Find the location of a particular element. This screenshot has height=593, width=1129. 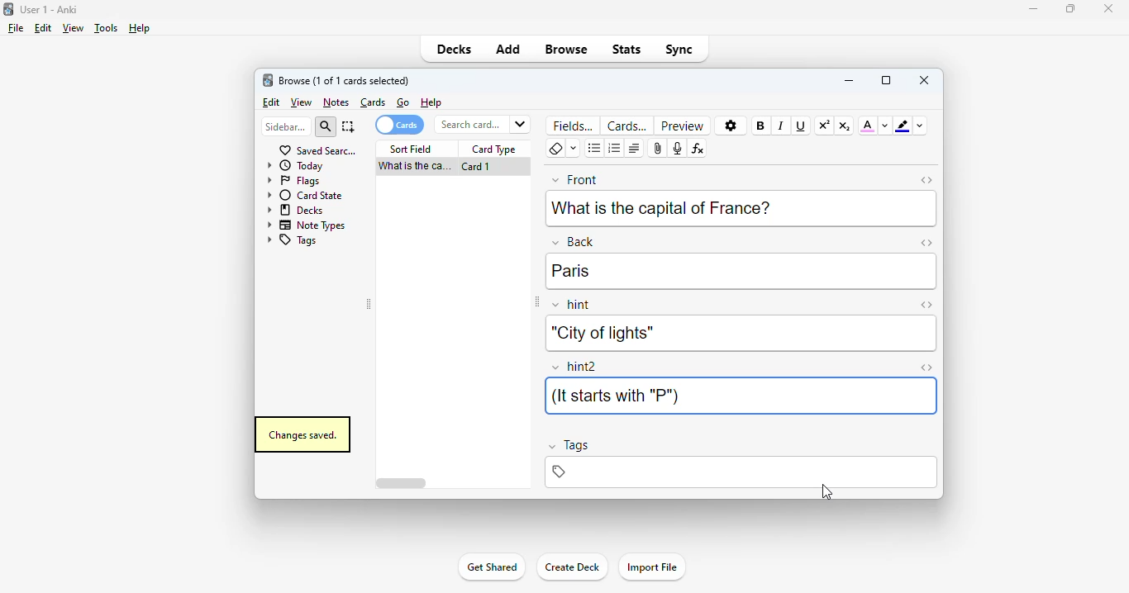

import file is located at coordinates (651, 567).